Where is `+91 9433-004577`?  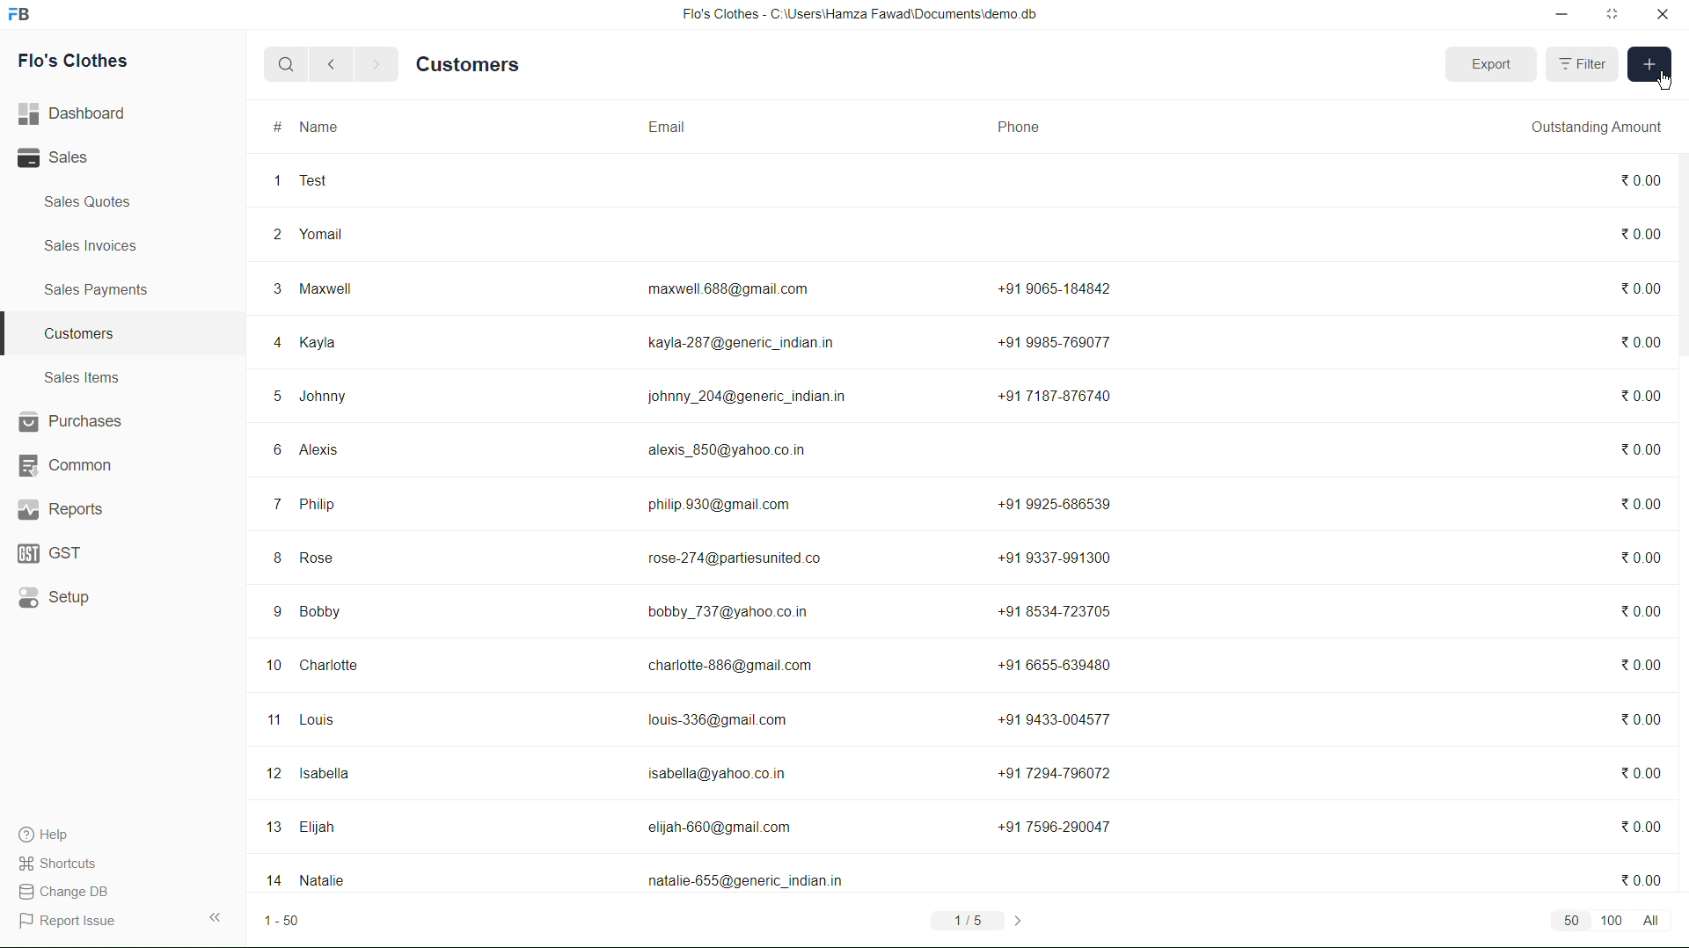
+91 9433-004577 is located at coordinates (1052, 712).